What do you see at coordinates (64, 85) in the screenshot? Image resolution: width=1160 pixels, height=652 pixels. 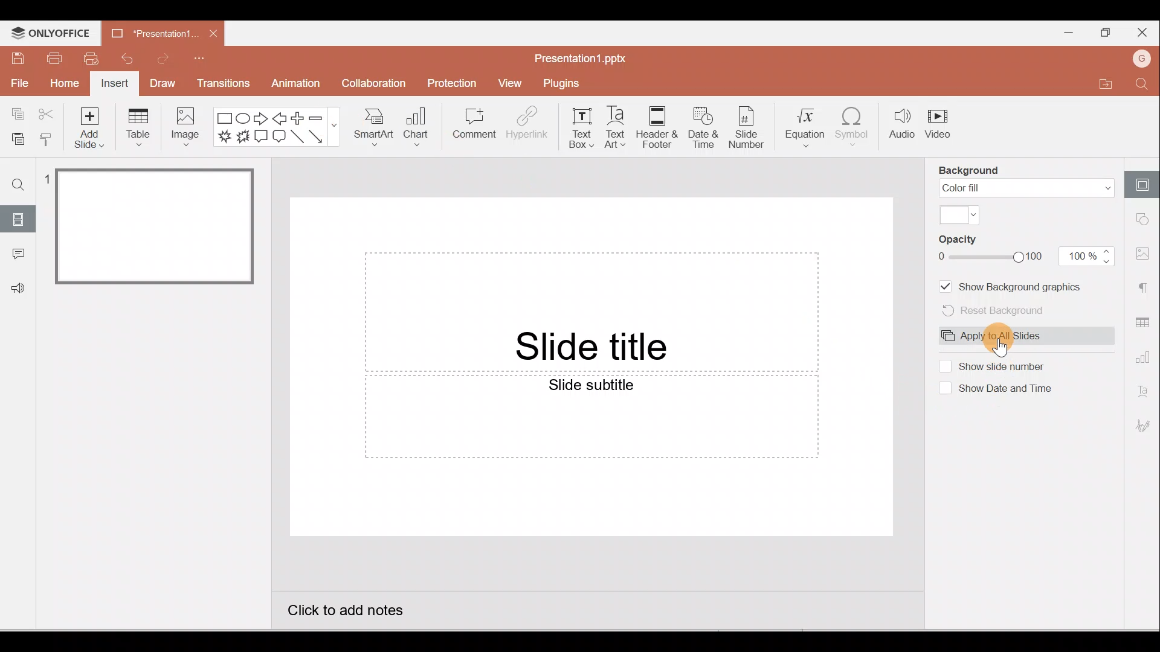 I see `Home` at bounding box center [64, 85].